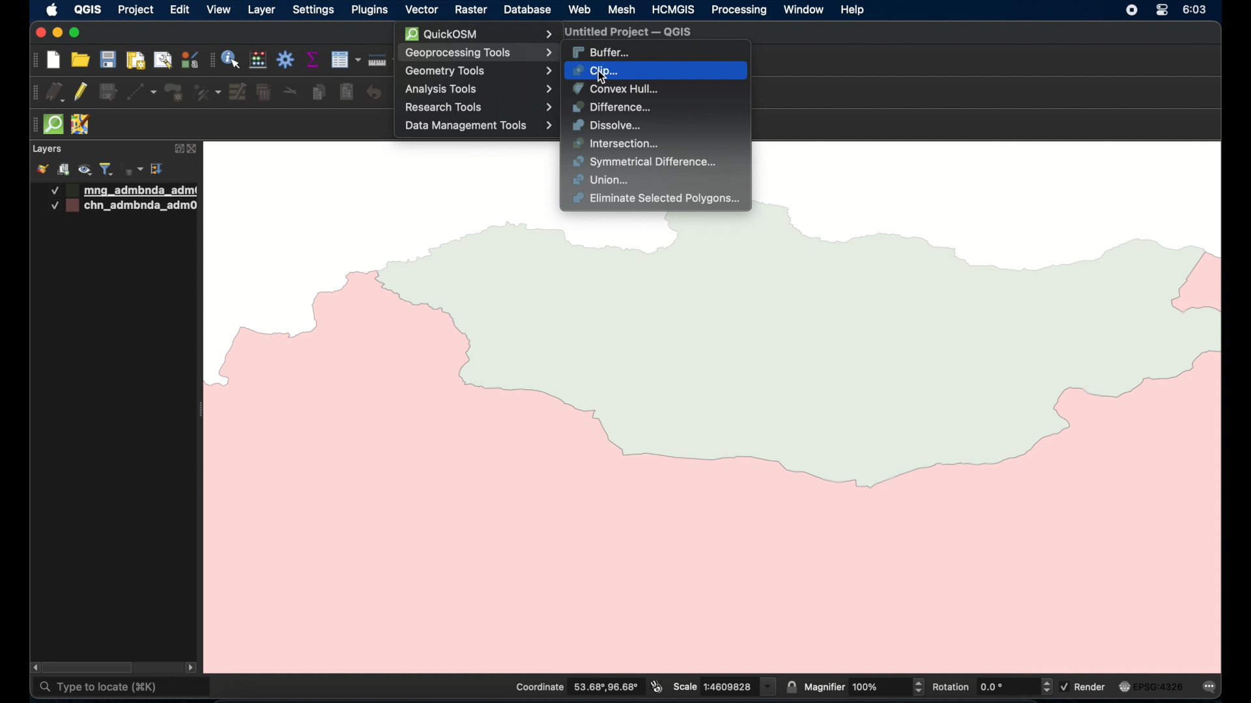  Describe the element at coordinates (596, 70) in the screenshot. I see `clip` at that location.